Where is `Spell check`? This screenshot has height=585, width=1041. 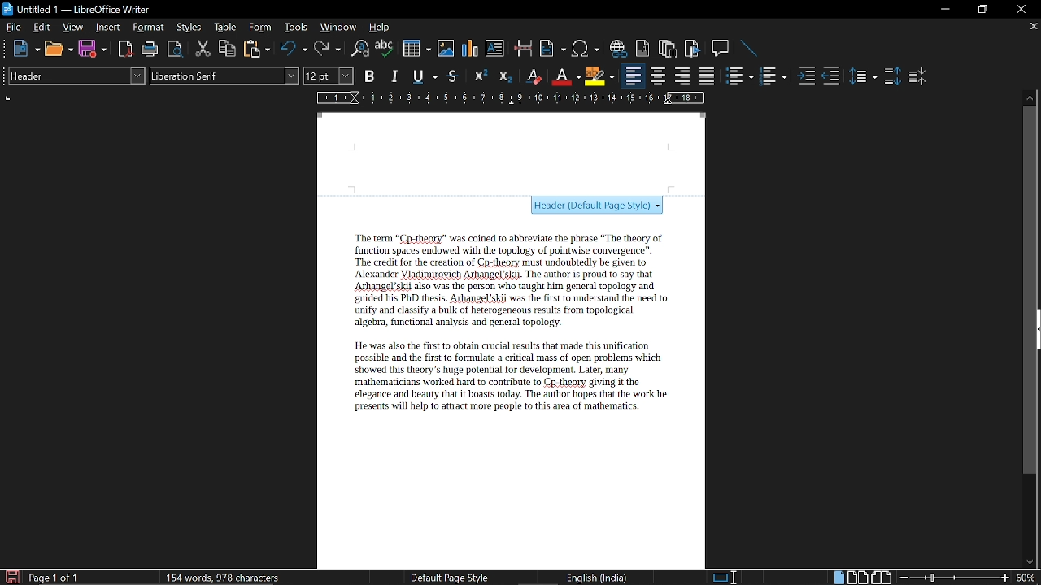 Spell check is located at coordinates (385, 49).